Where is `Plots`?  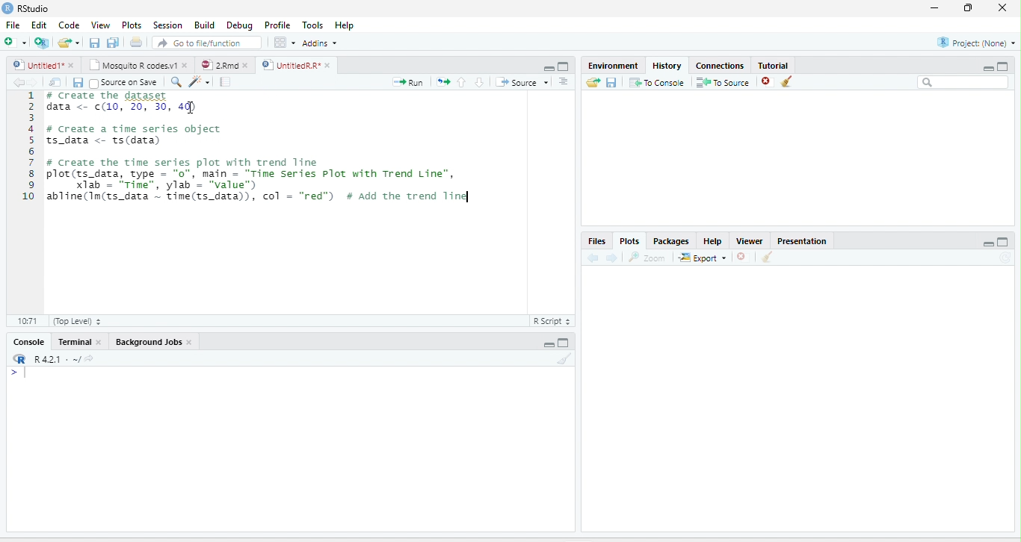
Plots is located at coordinates (132, 25).